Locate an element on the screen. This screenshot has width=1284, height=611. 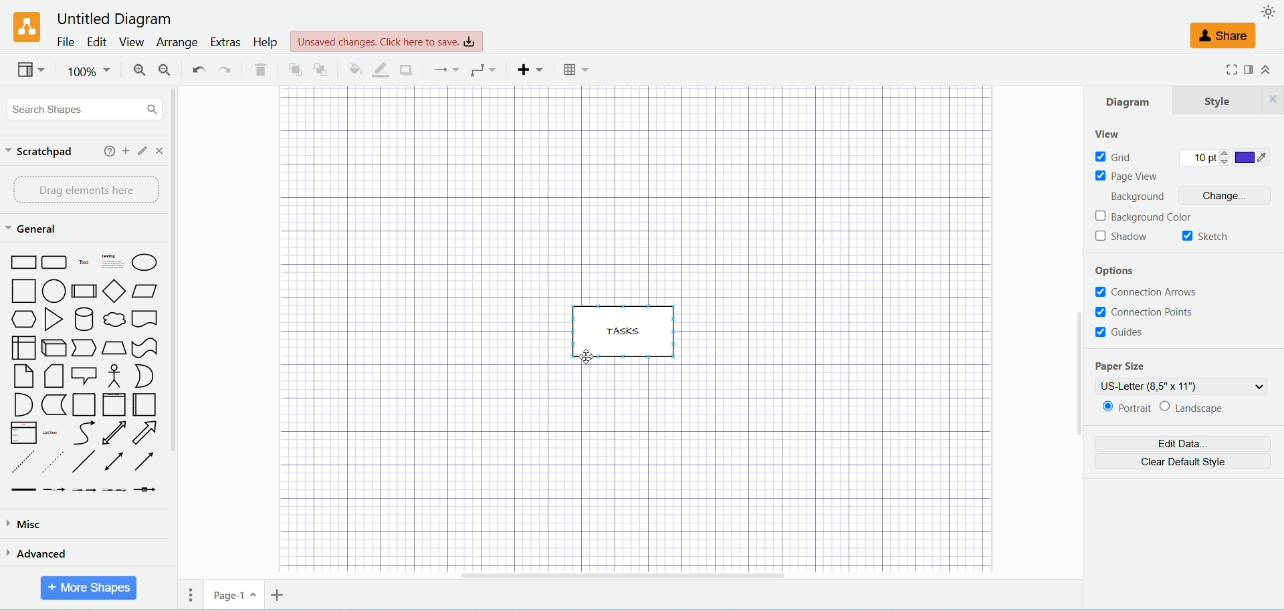
insert page is located at coordinates (276, 594).